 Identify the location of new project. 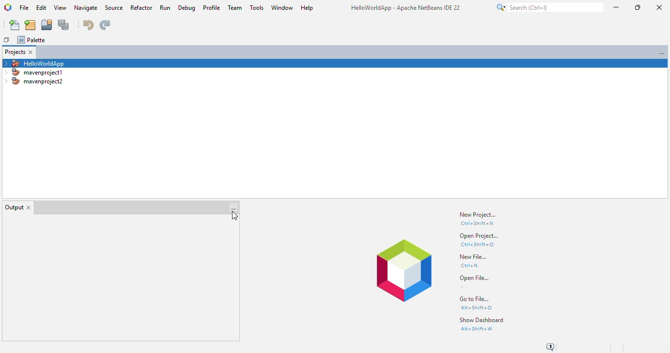
(30, 25).